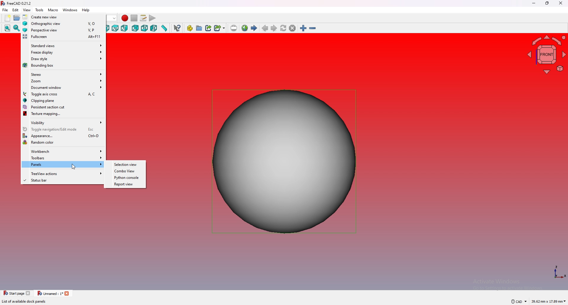  Describe the element at coordinates (64, 23) in the screenshot. I see `orthographic view` at that location.